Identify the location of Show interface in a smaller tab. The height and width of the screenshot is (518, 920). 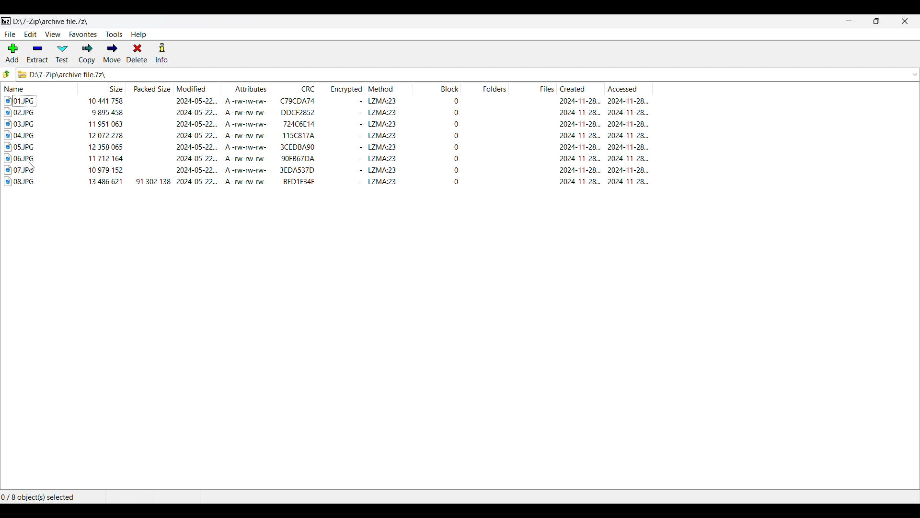
(877, 21).